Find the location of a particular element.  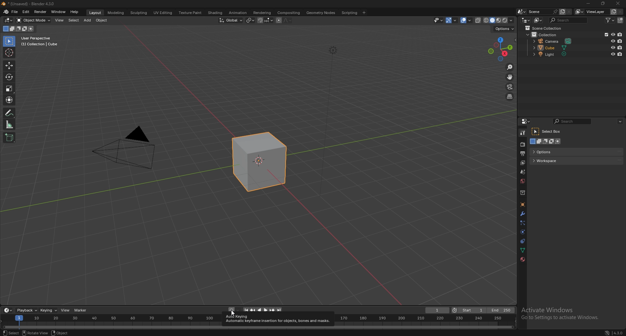

texture paint is located at coordinates (191, 13).